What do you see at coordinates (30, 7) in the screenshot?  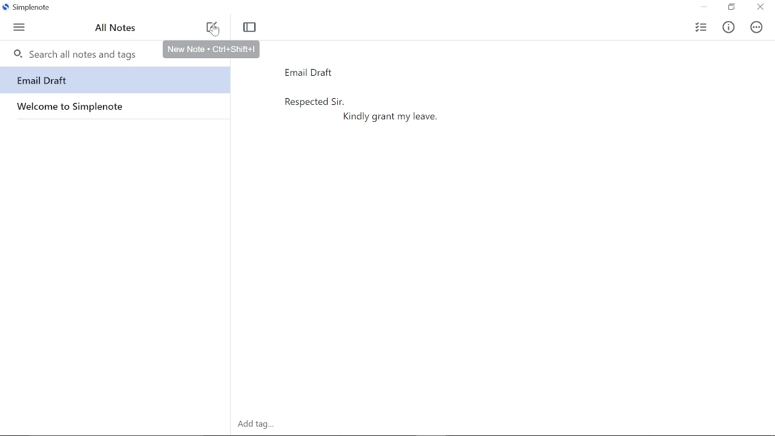 I see `Simplenote` at bounding box center [30, 7].